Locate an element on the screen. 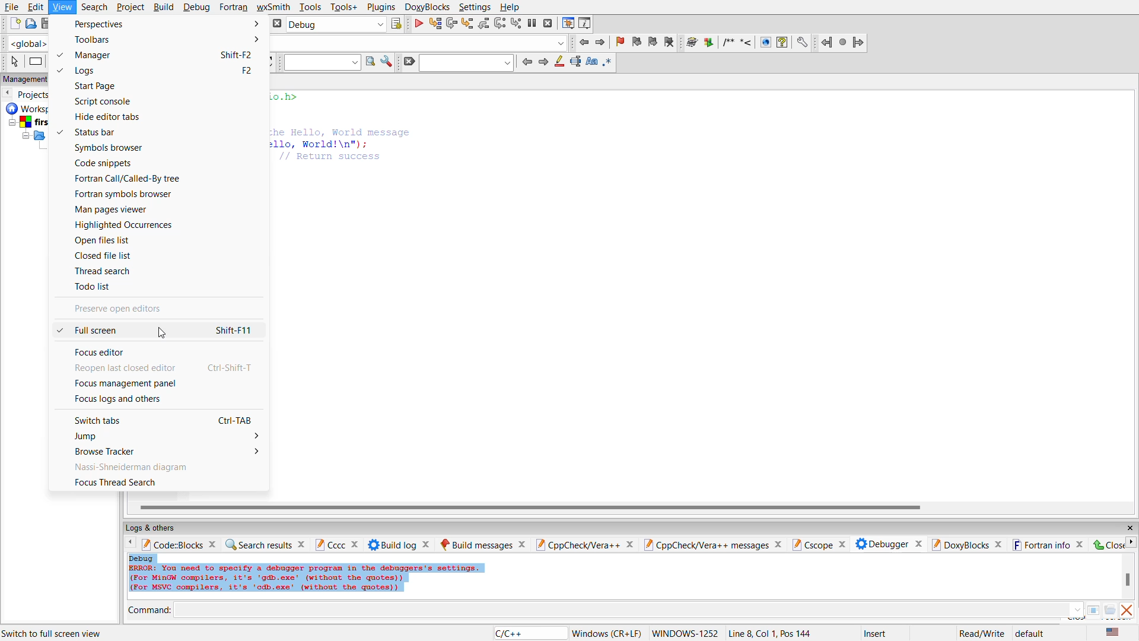 The image size is (1139, 641). debugging windows is located at coordinates (568, 23).